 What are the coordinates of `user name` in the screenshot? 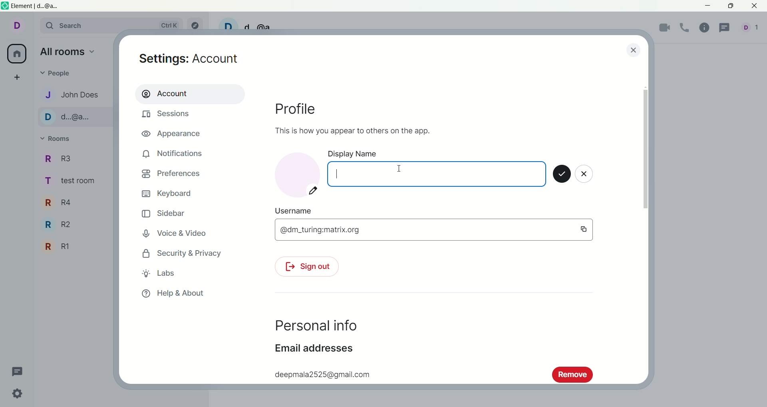 It's located at (310, 211).